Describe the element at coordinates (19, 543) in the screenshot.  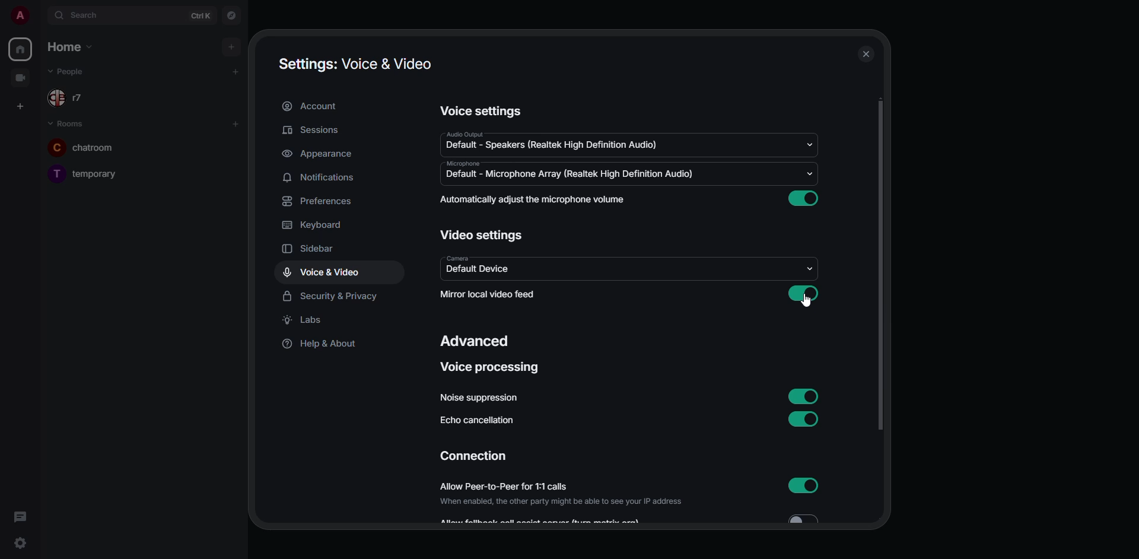
I see `quick settings` at that location.